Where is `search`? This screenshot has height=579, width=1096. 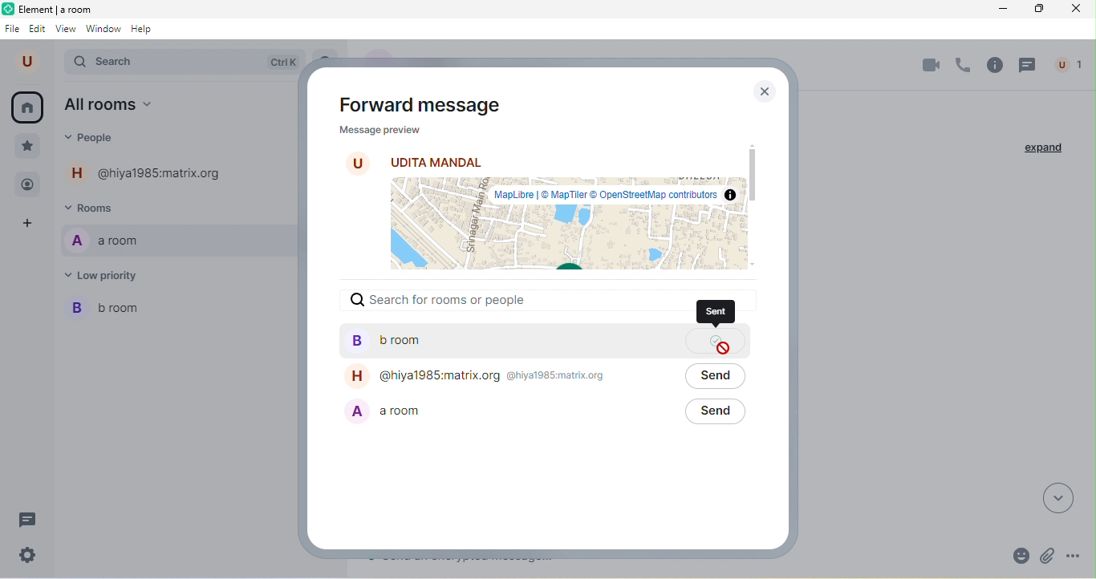 search is located at coordinates (174, 63).